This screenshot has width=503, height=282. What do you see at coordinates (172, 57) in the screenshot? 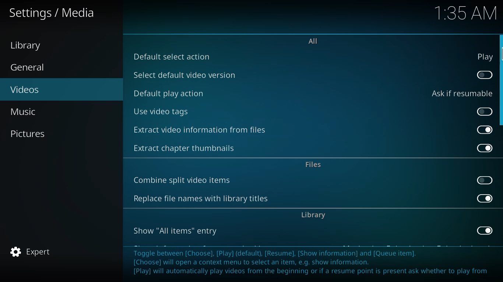
I see `default select action` at bounding box center [172, 57].